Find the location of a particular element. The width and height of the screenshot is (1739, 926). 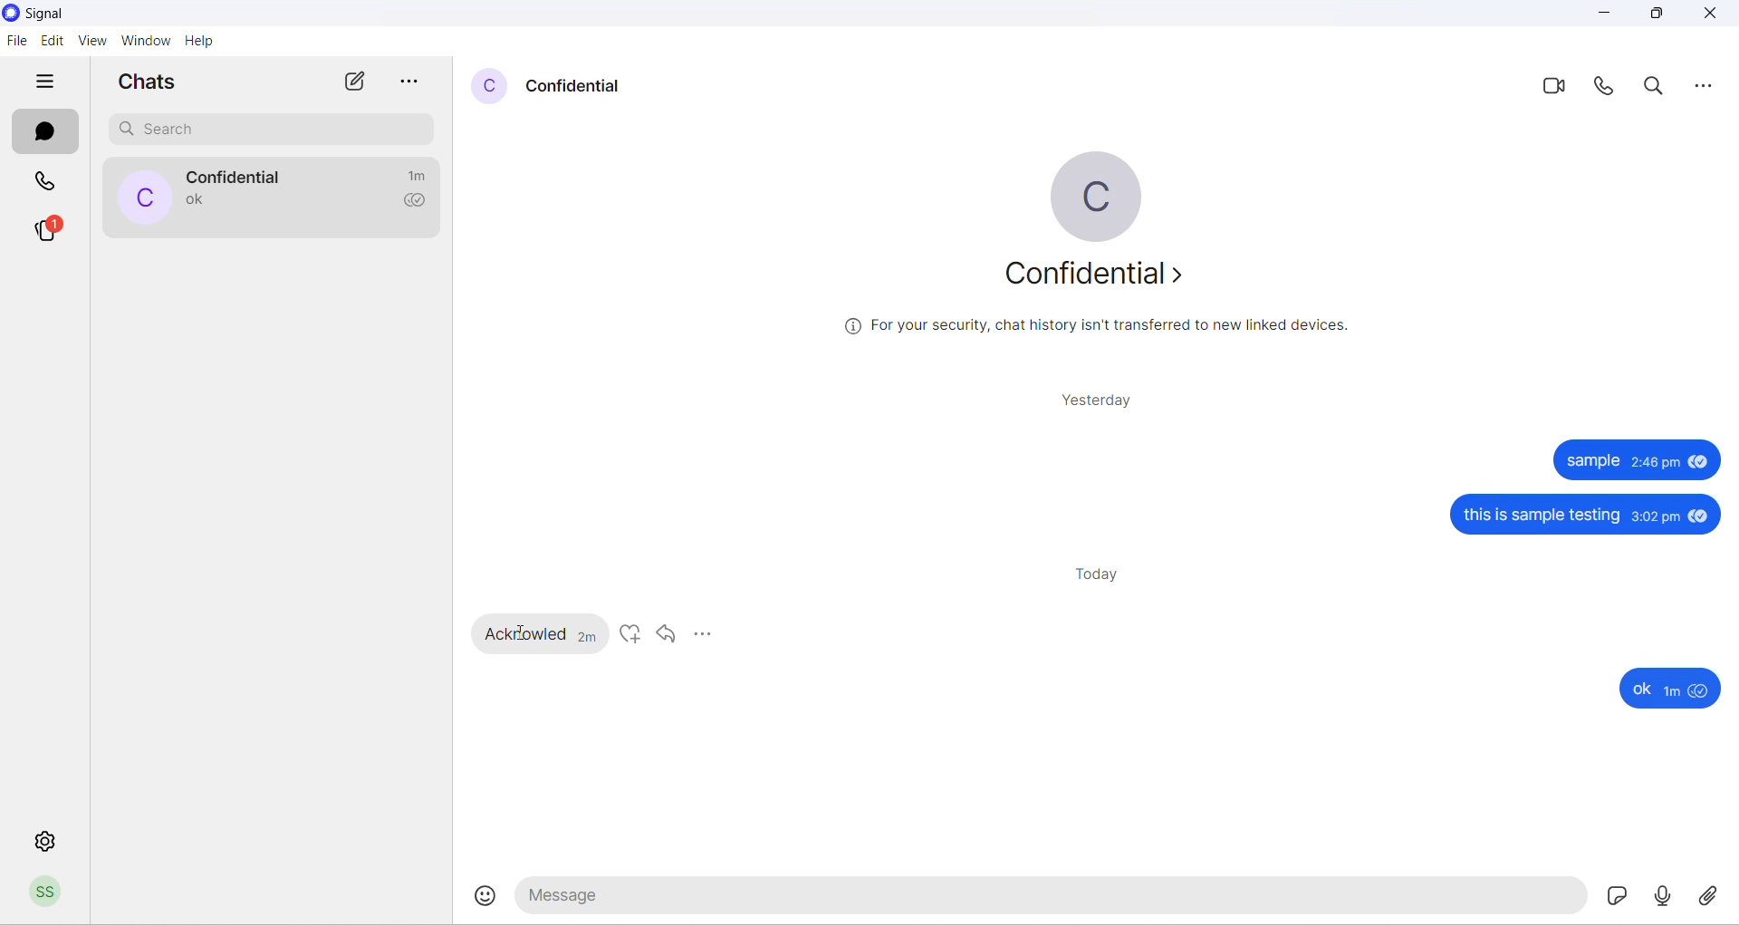

sticker is located at coordinates (1617, 894).